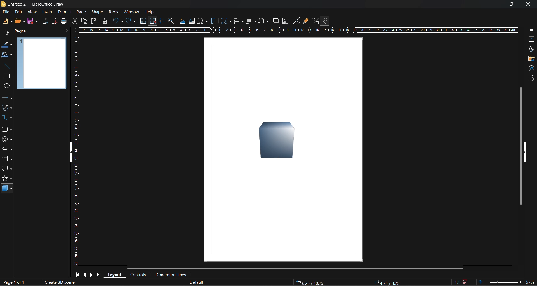 This screenshot has width=537, height=286. What do you see at coordinates (504, 282) in the screenshot?
I see `zoom slider` at bounding box center [504, 282].